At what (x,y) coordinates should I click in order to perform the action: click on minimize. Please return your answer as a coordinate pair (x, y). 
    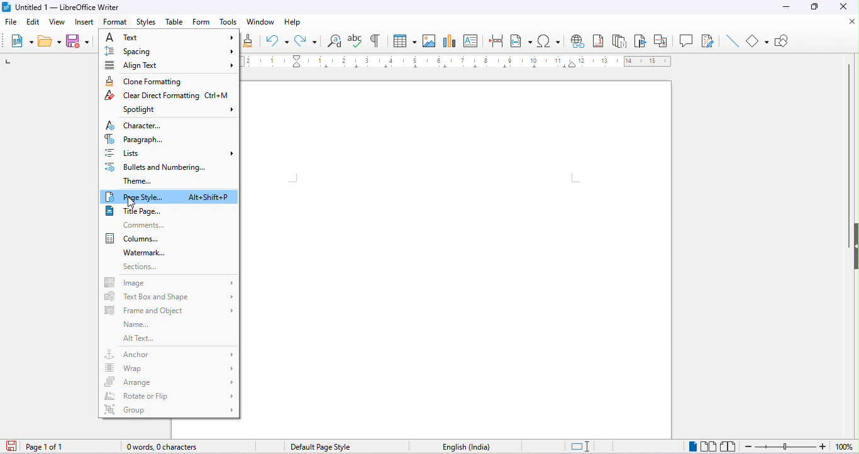
    Looking at the image, I should click on (782, 5).